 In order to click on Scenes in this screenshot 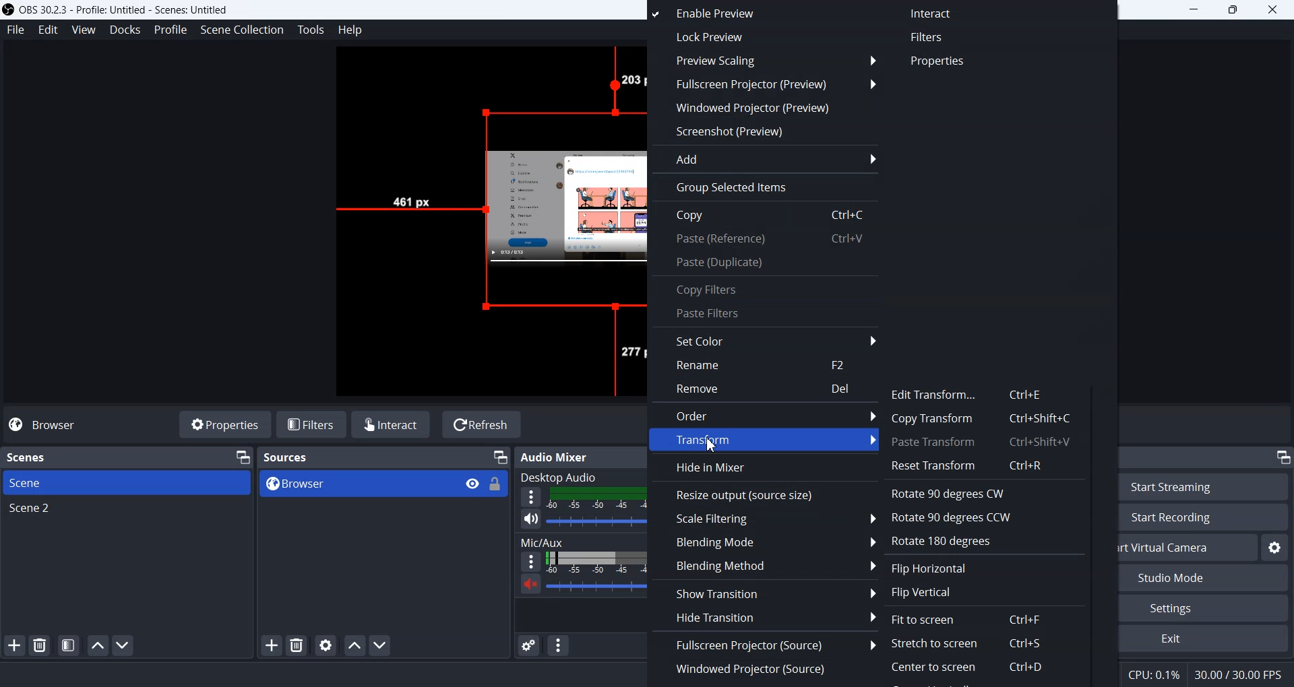, I will do `click(55, 456)`.